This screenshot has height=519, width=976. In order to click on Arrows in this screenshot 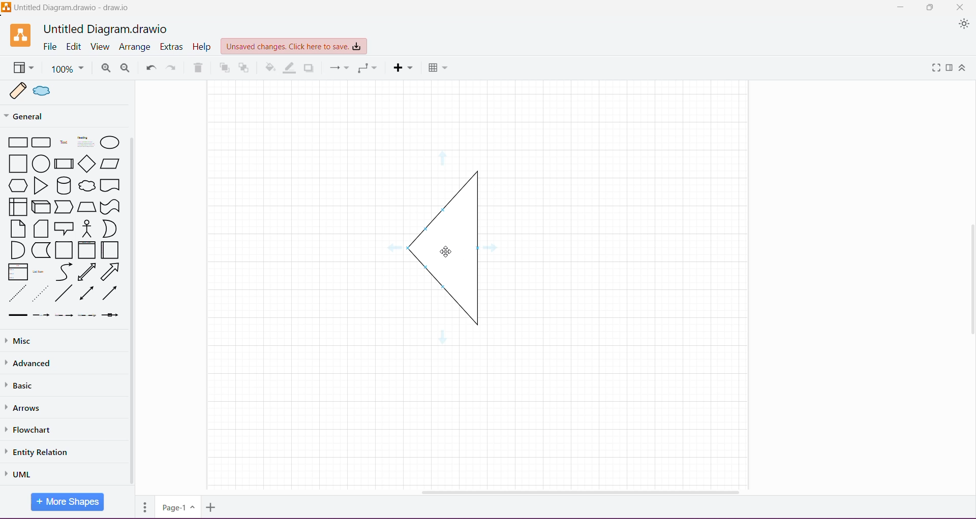, I will do `click(28, 408)`.